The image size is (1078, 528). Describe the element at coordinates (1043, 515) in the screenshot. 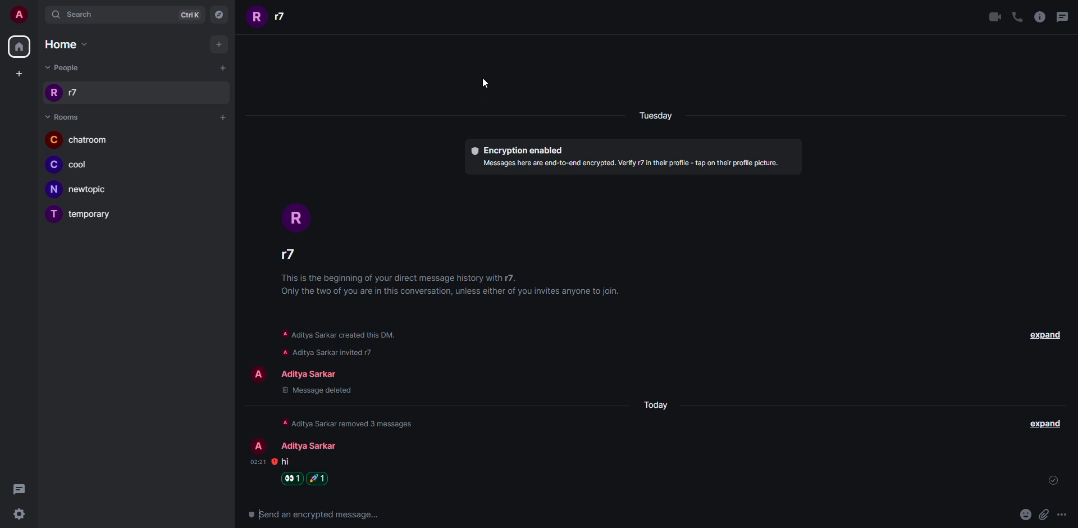

I see `attach` at that location.